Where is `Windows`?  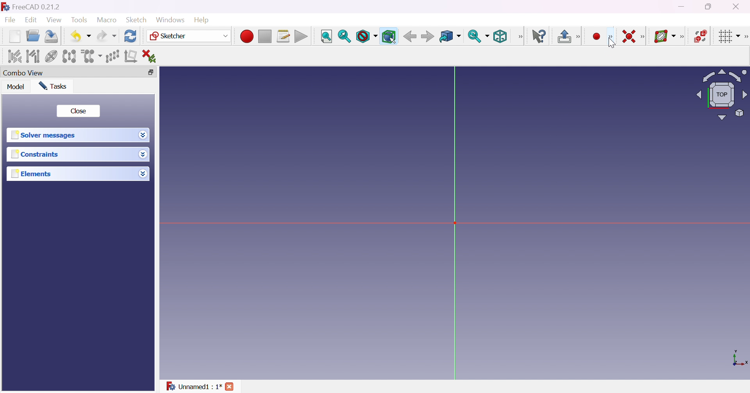
Windows is located at coordinates (170, 20).